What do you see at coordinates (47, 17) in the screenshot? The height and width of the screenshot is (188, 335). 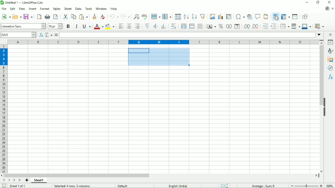 I see `Print` at bounding box center [47, 17].